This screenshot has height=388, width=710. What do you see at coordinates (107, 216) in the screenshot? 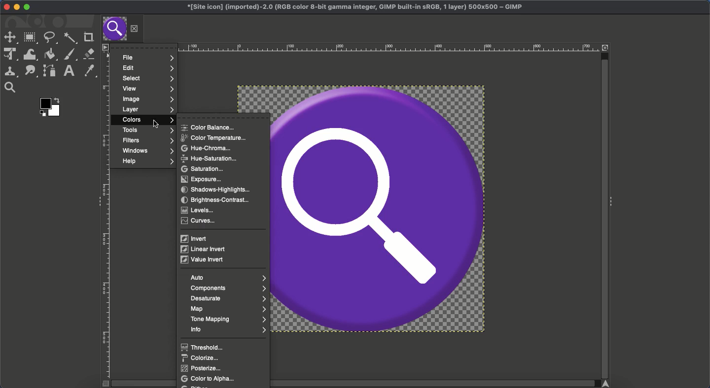
I see `Ruler` at bounding box center [107, 216].